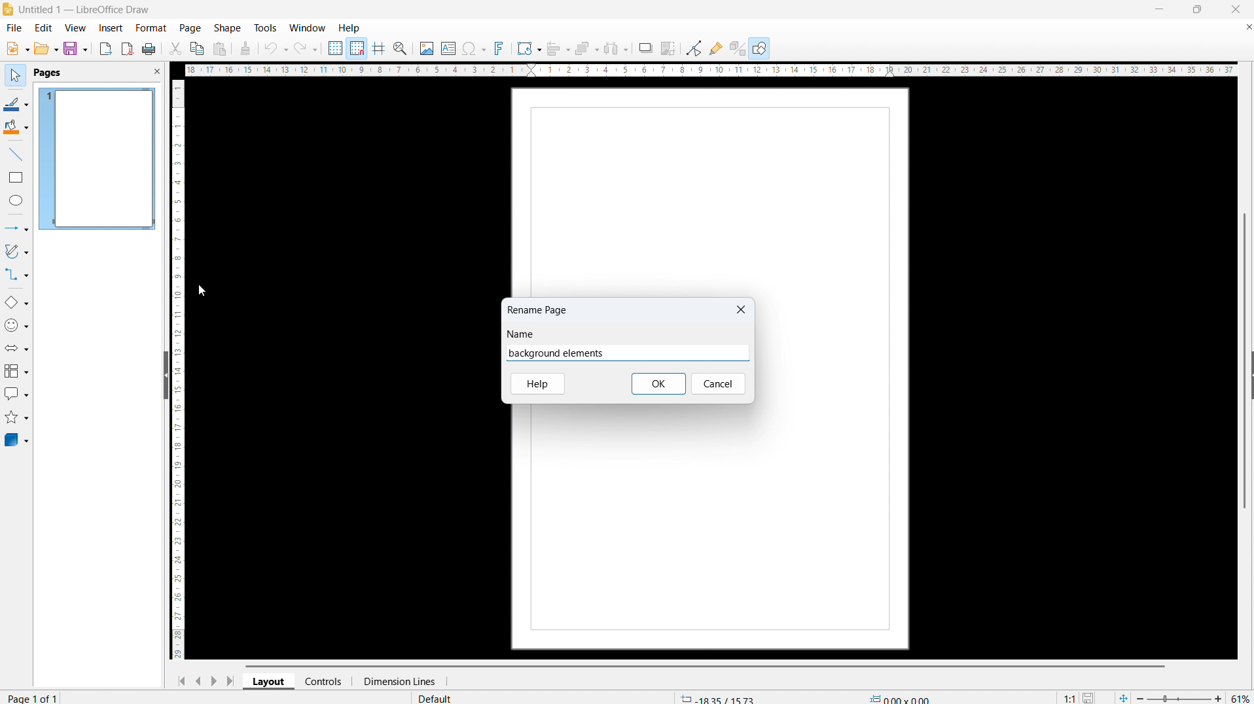 This screenshot has height=704, width=1254. What do you see at coordinates (645, 47) in the screenshot?
I see `shadow` at bounding box center [645, 47].